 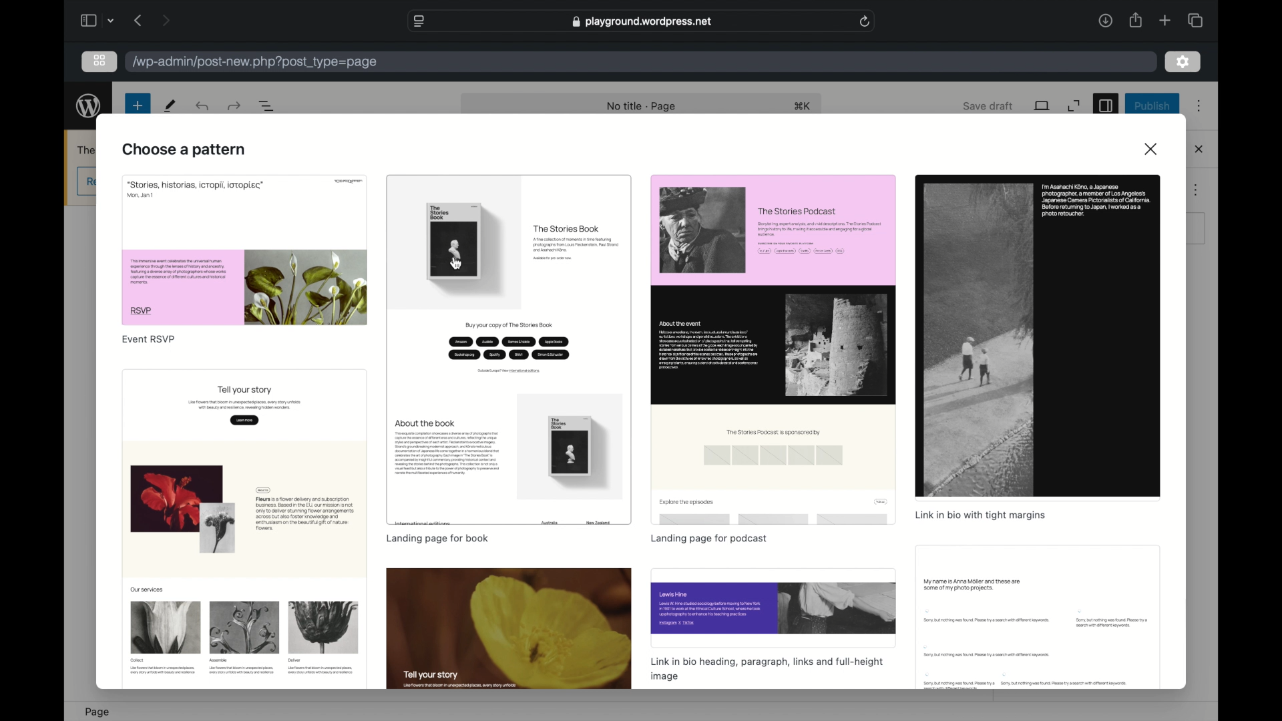 I want to click on settings, so click(x=1183, y=62).